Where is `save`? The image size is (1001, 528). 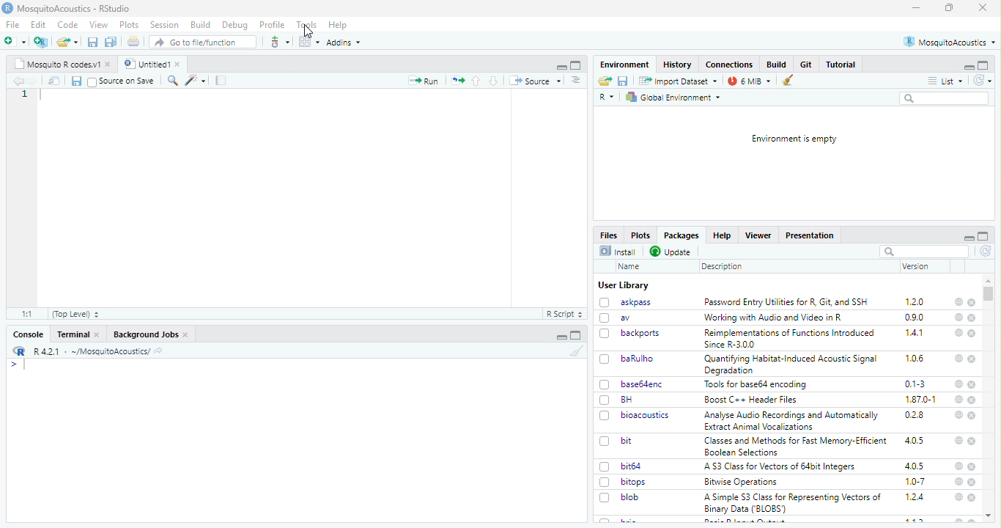
save is located at coordinates (76, 81).